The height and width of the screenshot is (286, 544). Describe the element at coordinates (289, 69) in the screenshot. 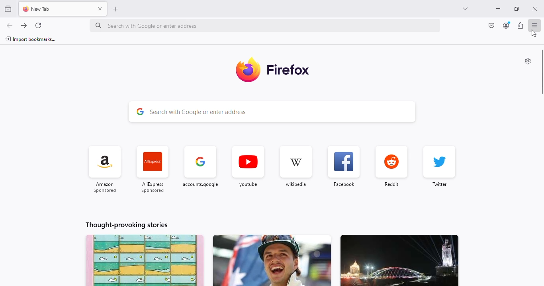

I see `firefox` at that location.